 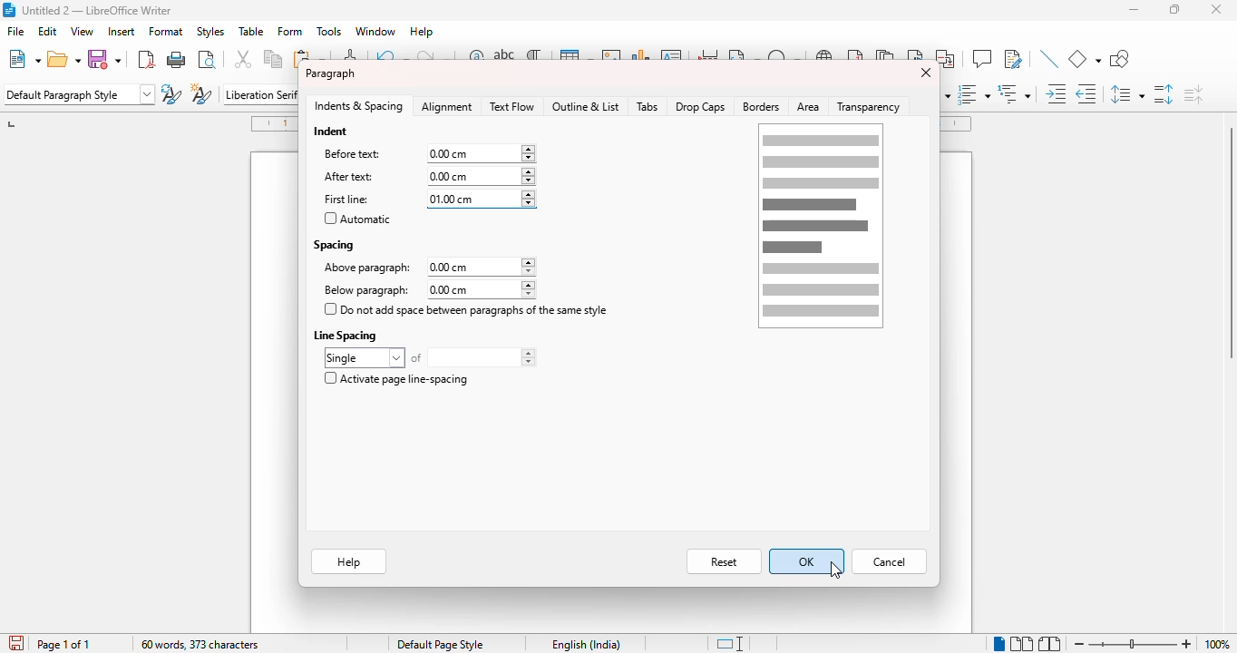 What do you see at coordinates (202, 93) in the screenshot?
I see `new style from selection` at bounding box center [202, 93].